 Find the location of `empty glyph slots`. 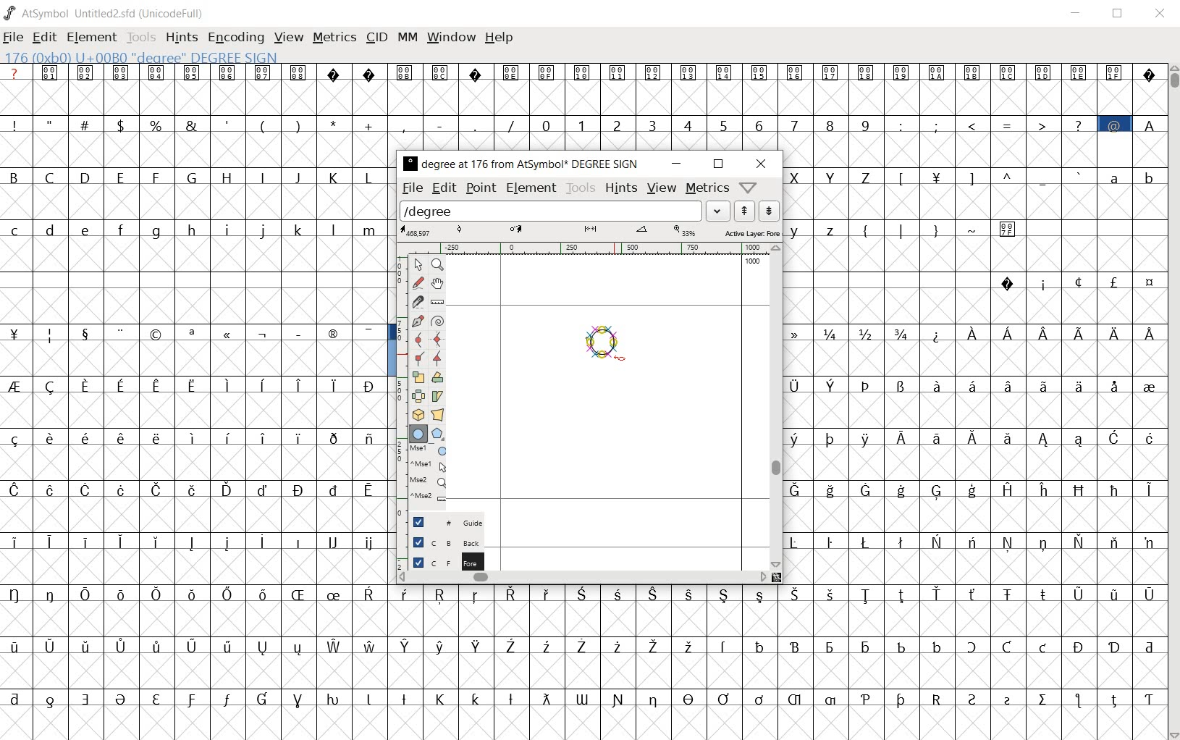

empty glyph slots is located at coordinates (198, 621).